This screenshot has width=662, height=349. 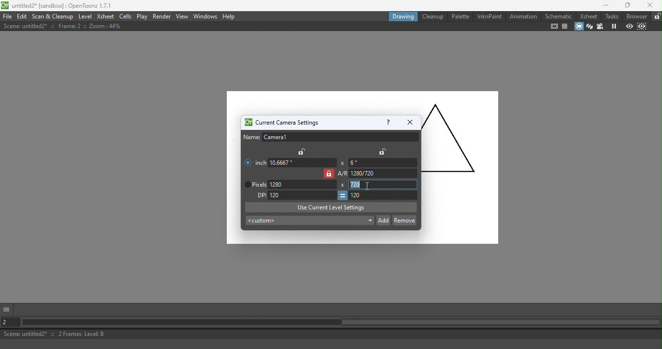 What do you see at coordinates (387, 122) in the screenshot?
I see `Help` at bounding box center [387, 122].